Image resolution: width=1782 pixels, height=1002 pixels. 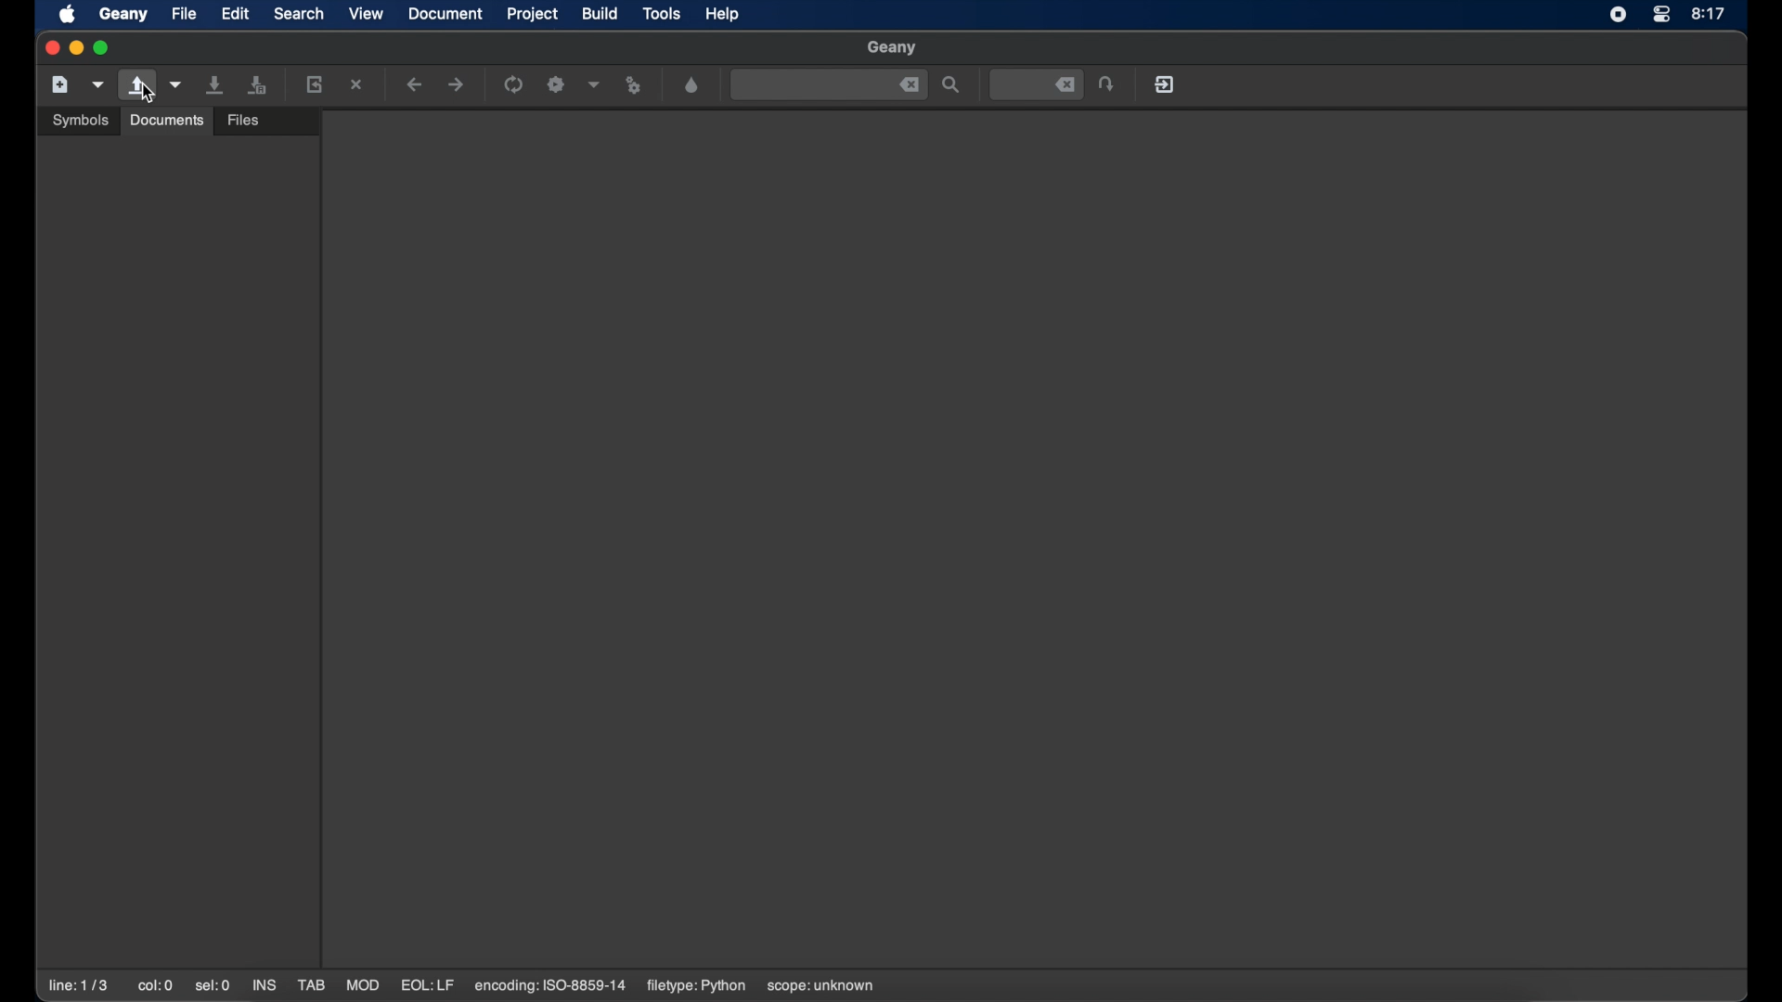 What do you see at coordinates (823, 987) in the screenshot?
I see `scope: unknown` at bounding box center [823, 987].